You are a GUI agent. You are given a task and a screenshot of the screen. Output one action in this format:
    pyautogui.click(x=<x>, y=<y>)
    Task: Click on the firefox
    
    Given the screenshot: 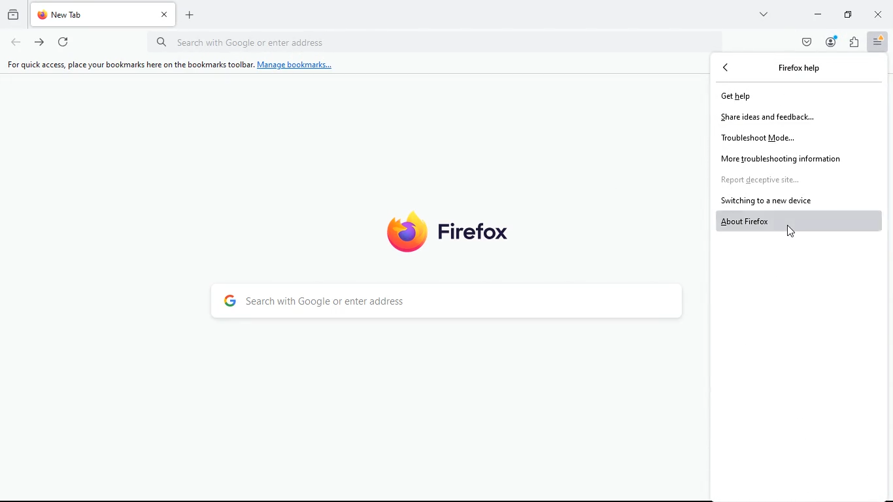 What is the action you would take?
    pyautogui.click(x=448, y=230)
    